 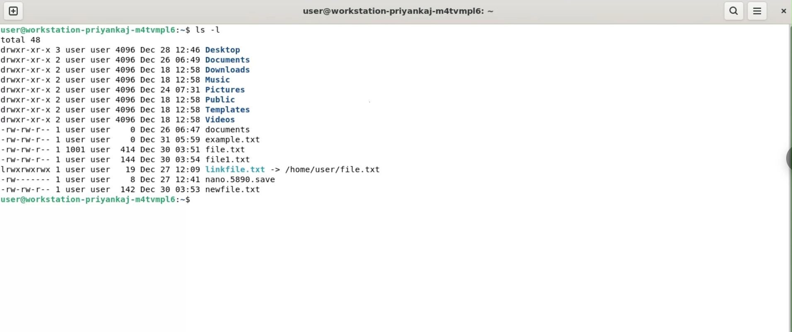 What do you see at coordinates (401, 12) in the screenshot?
I see `user@workstation-priyankaj-m4tvmpl6: ~` at bounding box center [401, 12].